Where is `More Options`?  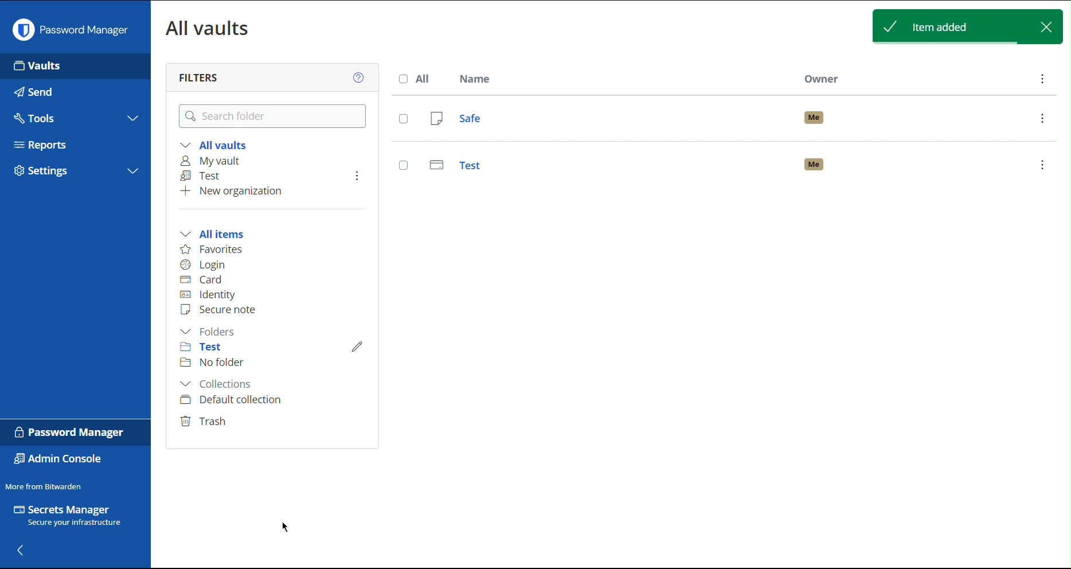
More Options is located at coordinates (355, 175).